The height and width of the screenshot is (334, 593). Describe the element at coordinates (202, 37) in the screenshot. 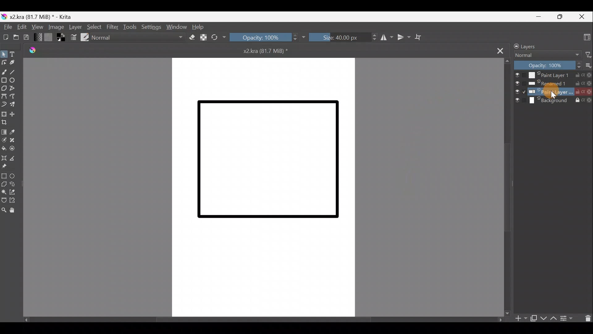

I see `Preserve Alpha` at that location.